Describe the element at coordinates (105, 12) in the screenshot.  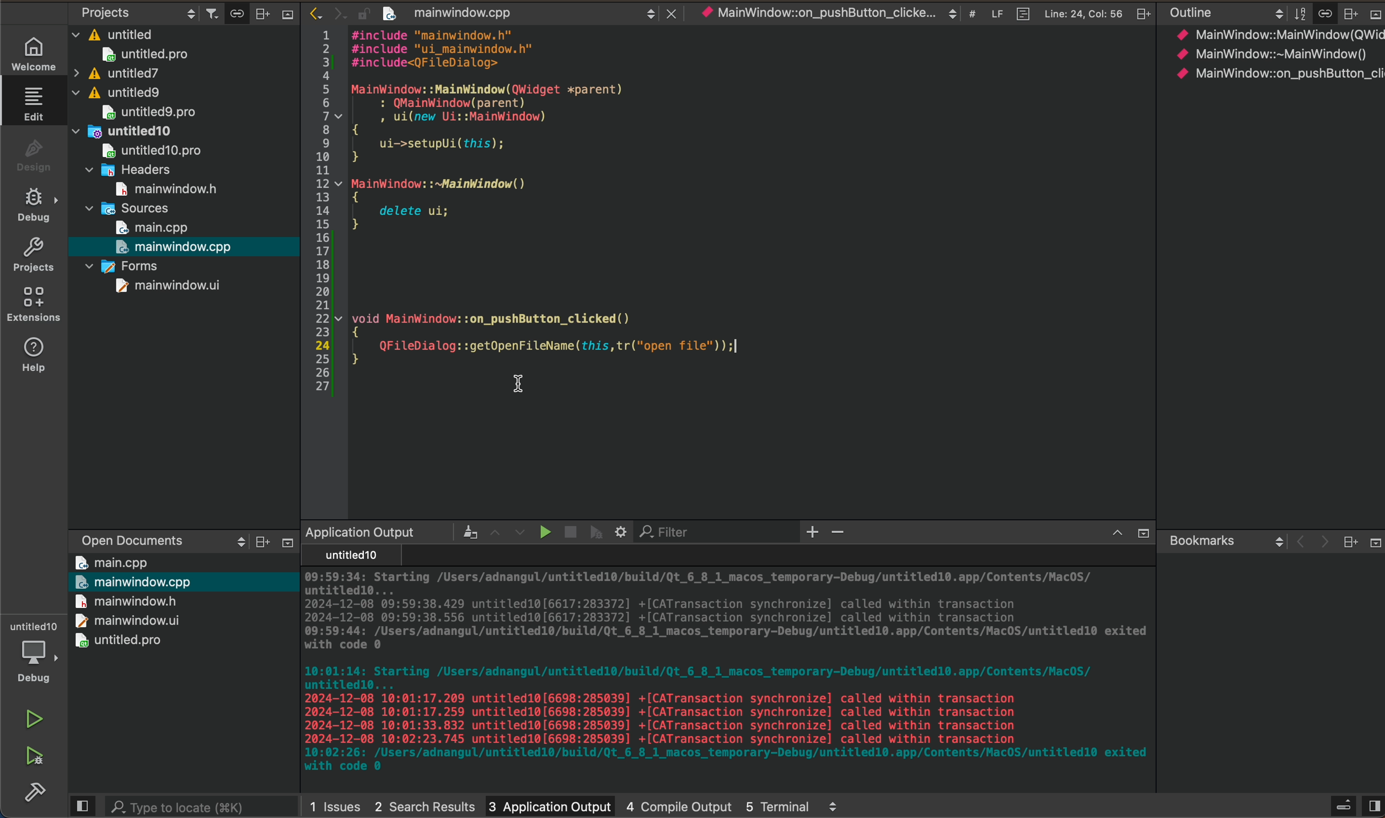
I see `projects` at that location.